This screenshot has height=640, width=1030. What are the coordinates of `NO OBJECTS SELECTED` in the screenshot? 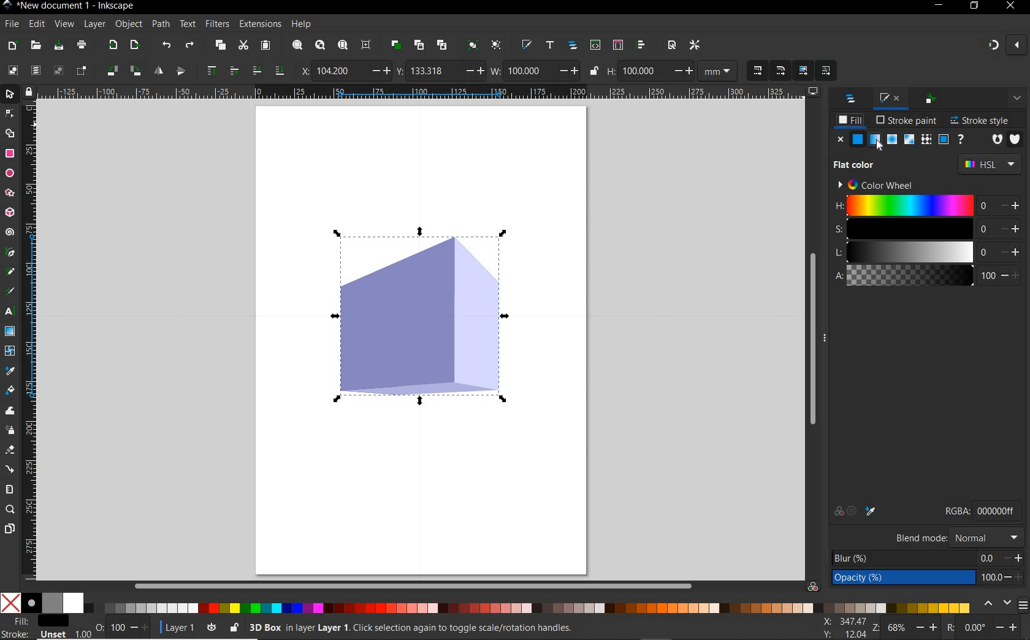 It's located at (486, 628).